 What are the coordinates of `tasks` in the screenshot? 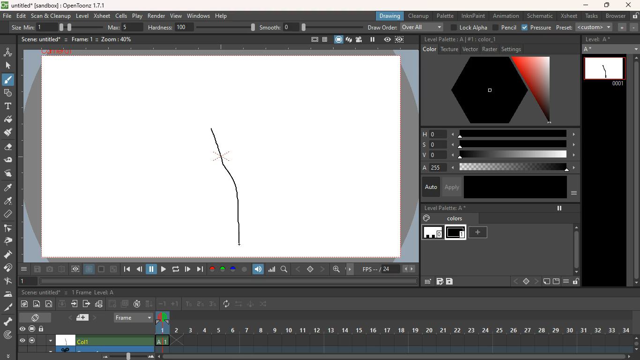 It's located at (590, 16).